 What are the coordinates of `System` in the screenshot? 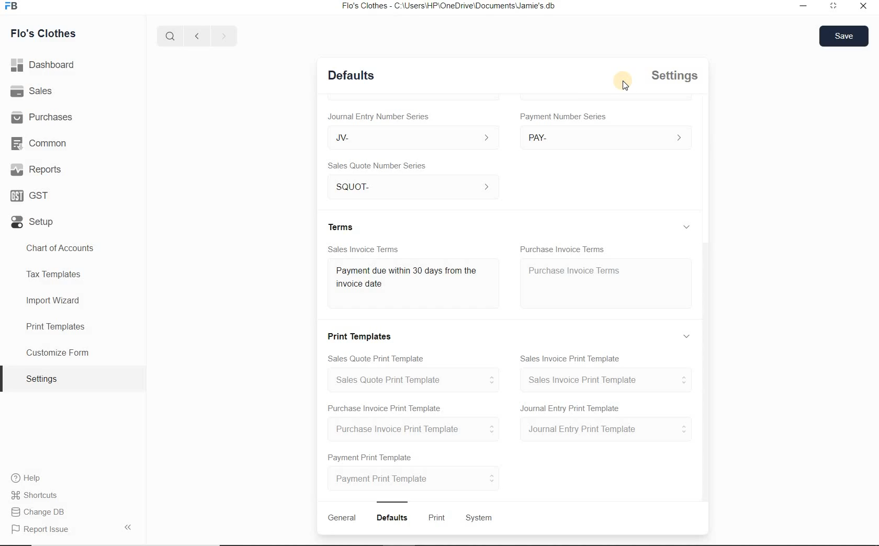 It's located at (480, 518).